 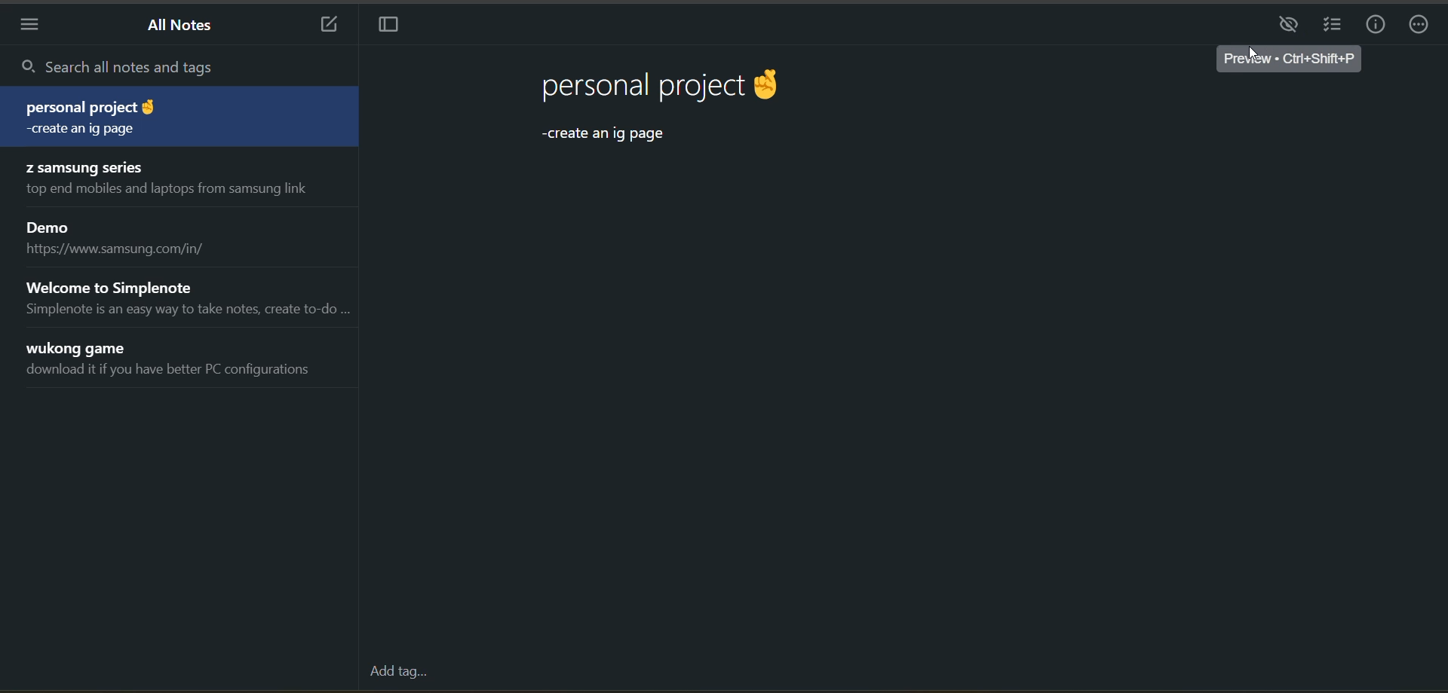 What do you see at coordinates (1421, 26) in the screenshot?
I see `actions` at bounding box center [1421, 26].